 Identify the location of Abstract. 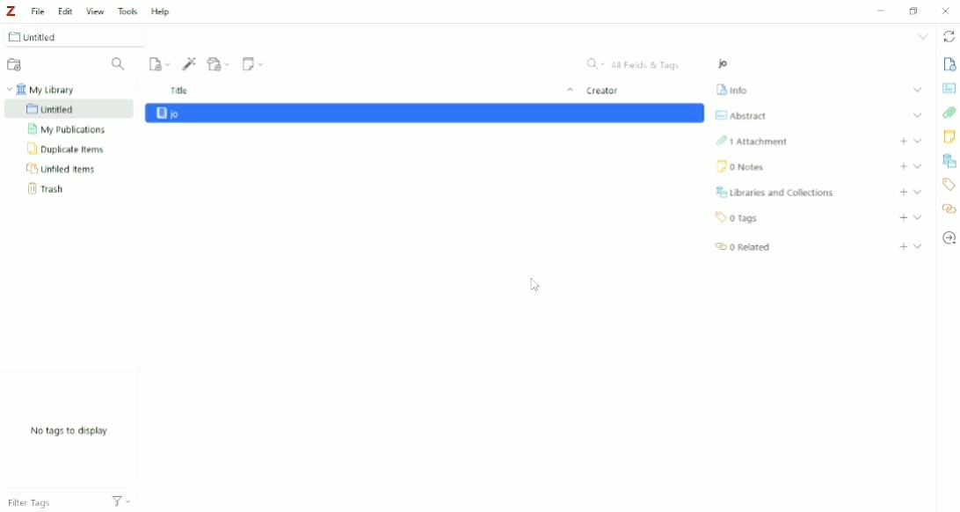
(742, 115).